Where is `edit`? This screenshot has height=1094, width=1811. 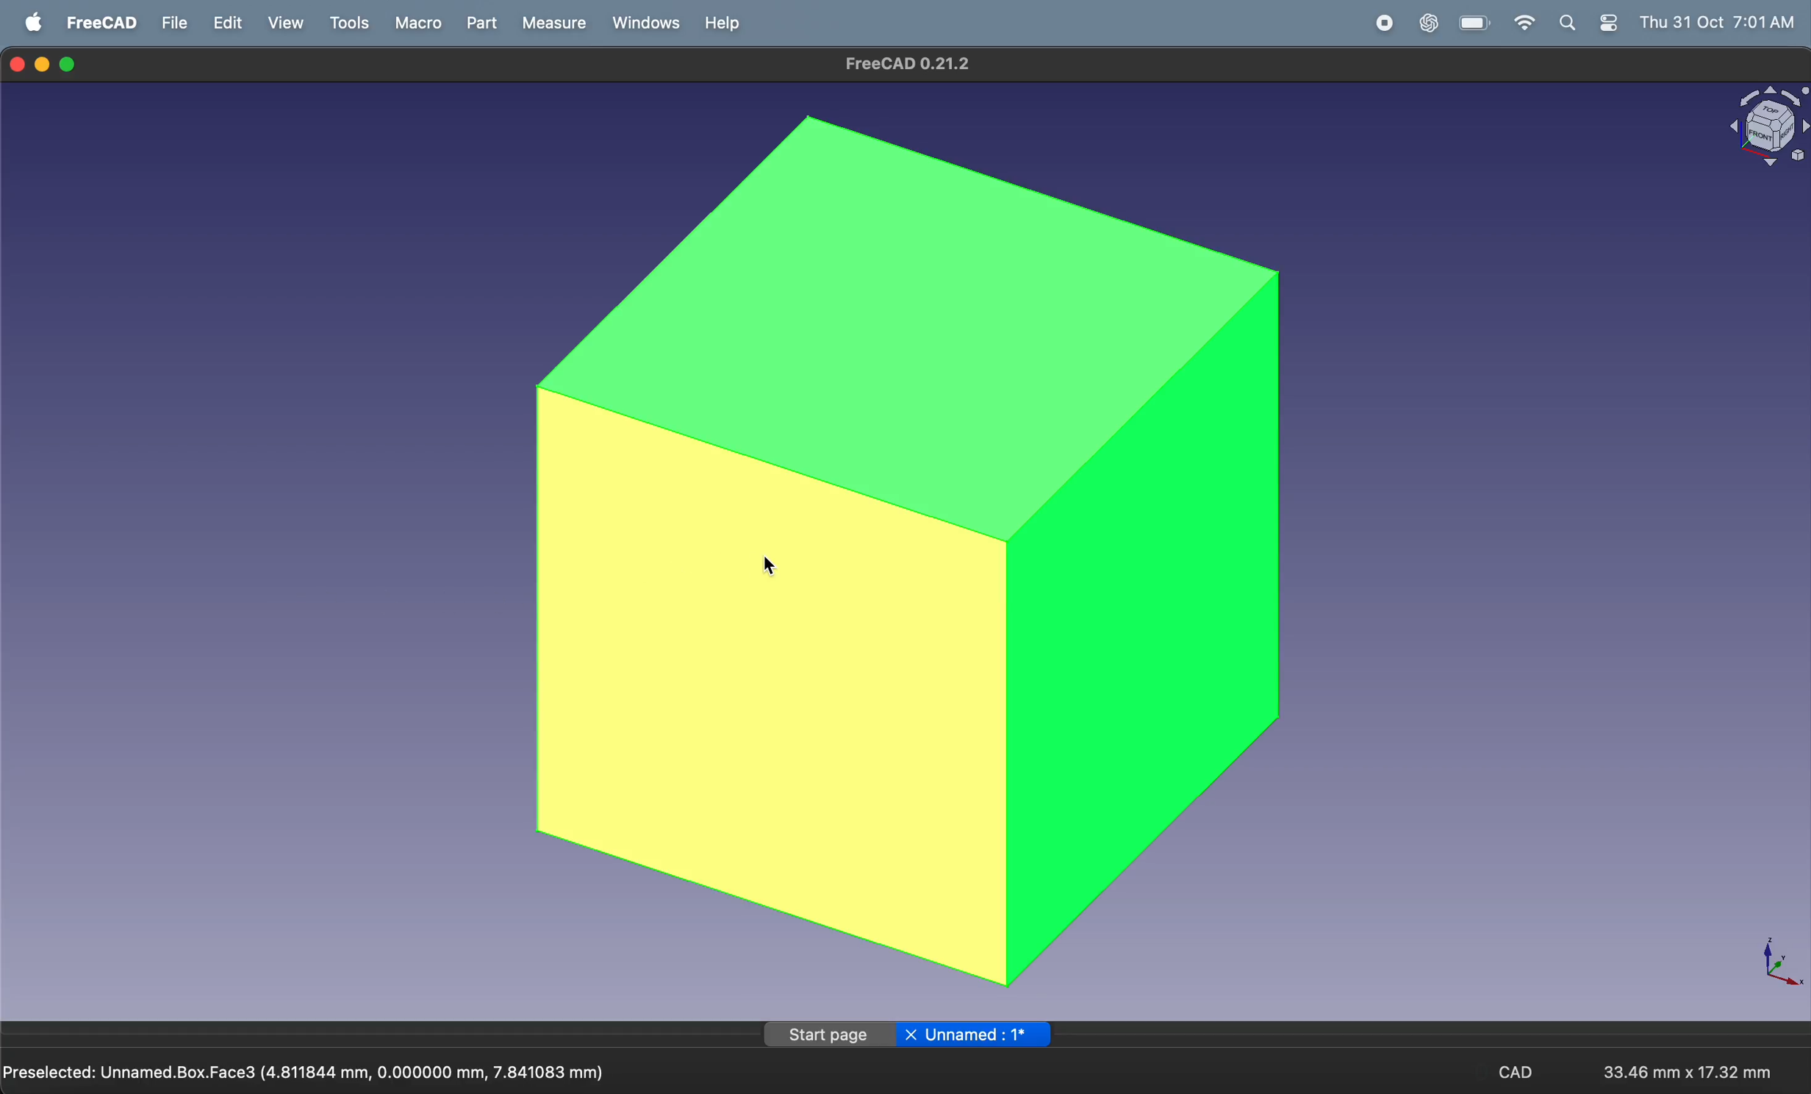
edit is located at coordinates (228, 24).